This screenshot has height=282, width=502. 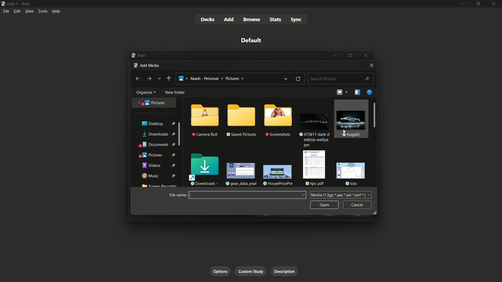 What do you see at coordinates (159, 176) in the screenshot?
I see `music` at bounding box center [159, 176].